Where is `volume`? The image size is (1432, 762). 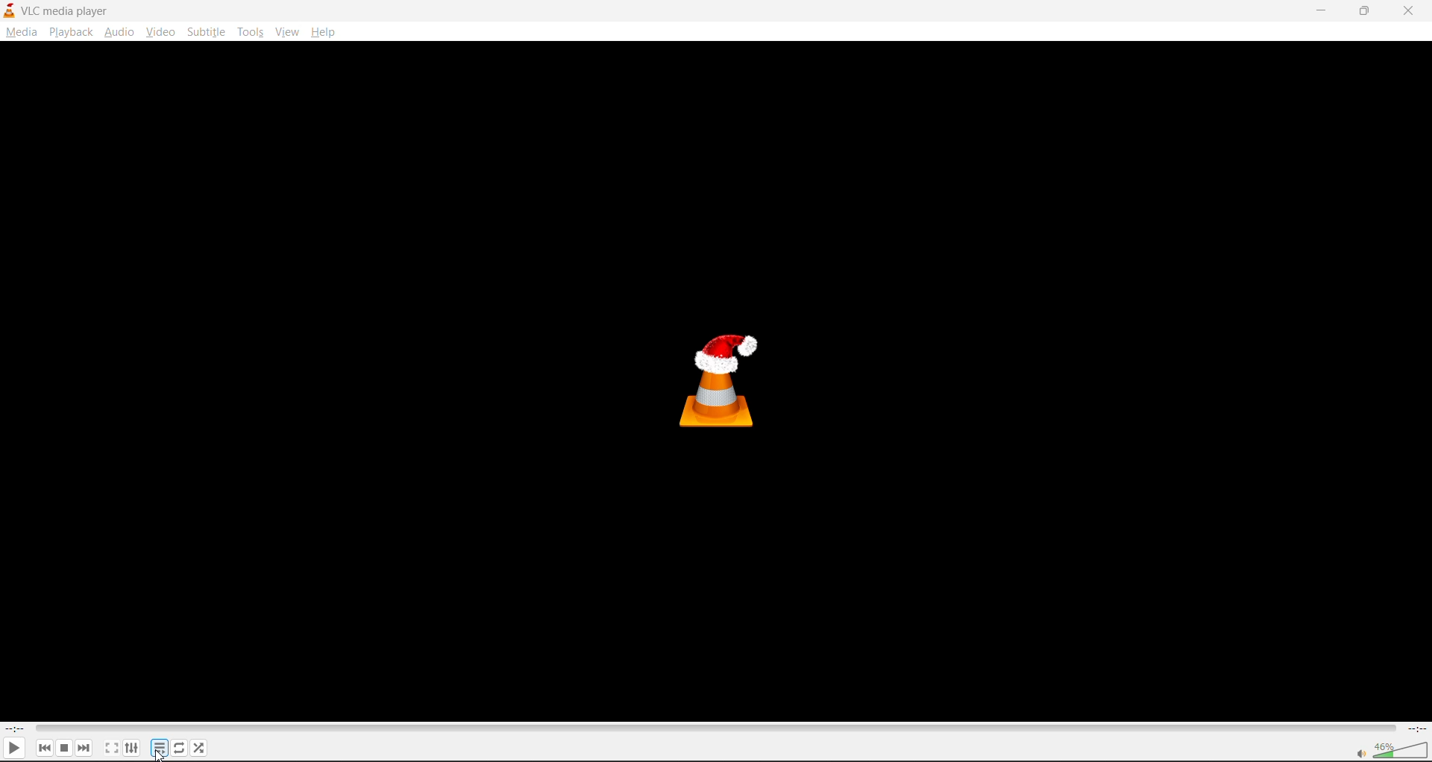
volume is located at coordinates (1392, 750).